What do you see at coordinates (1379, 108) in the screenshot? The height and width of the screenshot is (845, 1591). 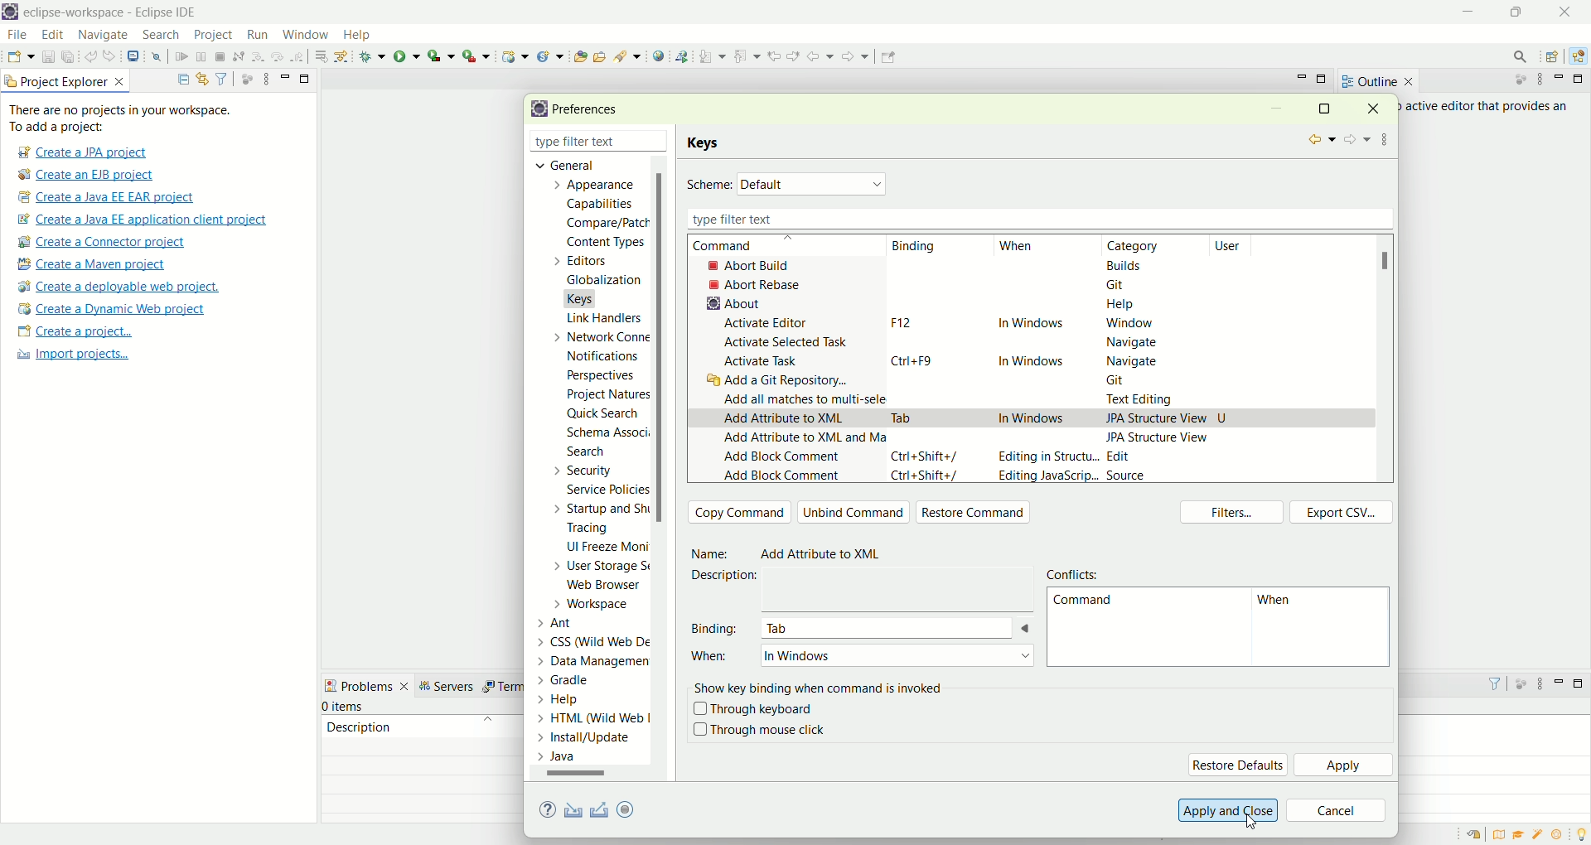 I see `close` at bounding box center [1379, 108].